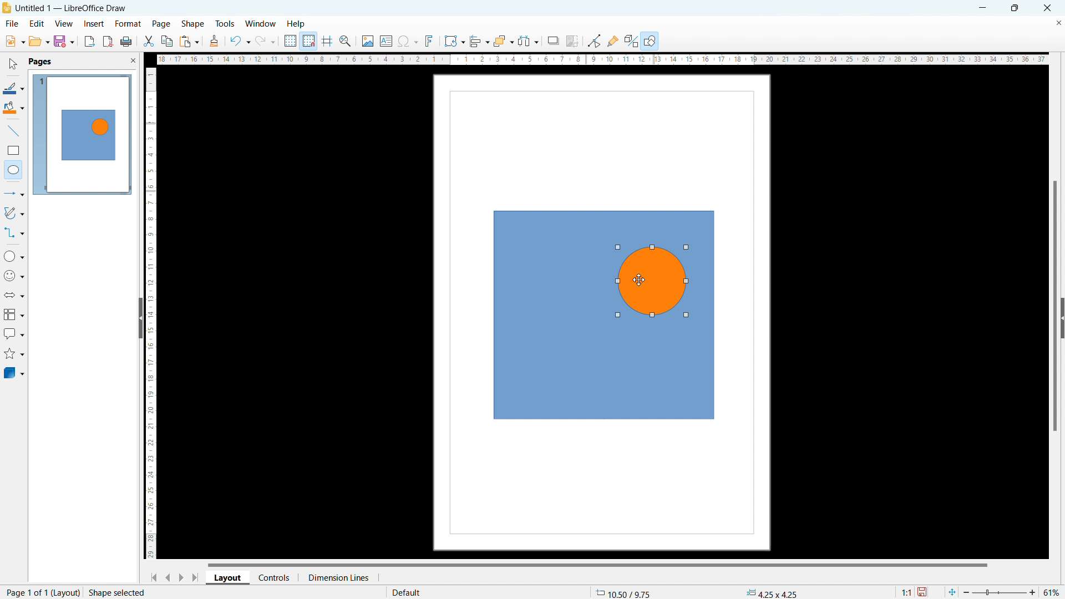 This screenshot has width=1065, height=599. What do you see at coordinates (1056, 307) in the screenshot?
I see `vertical scrollbar` at bounding box center [1056, 307].